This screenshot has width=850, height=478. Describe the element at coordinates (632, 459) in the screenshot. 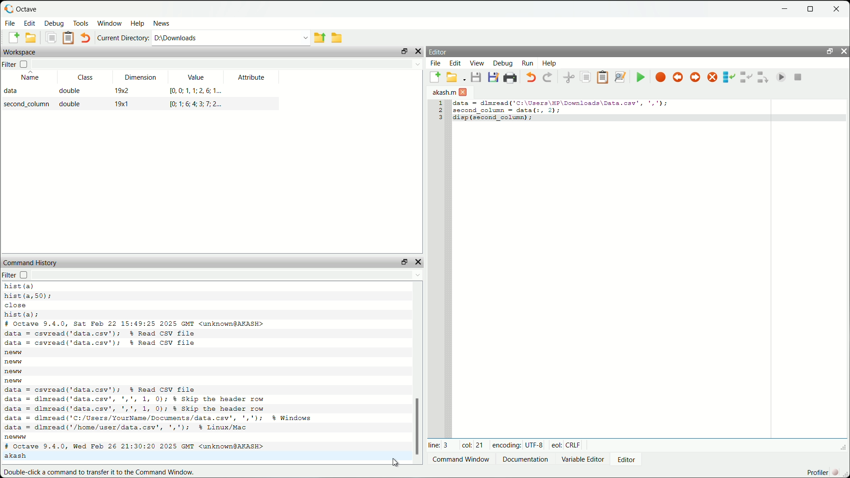

I see `editor` at that location.